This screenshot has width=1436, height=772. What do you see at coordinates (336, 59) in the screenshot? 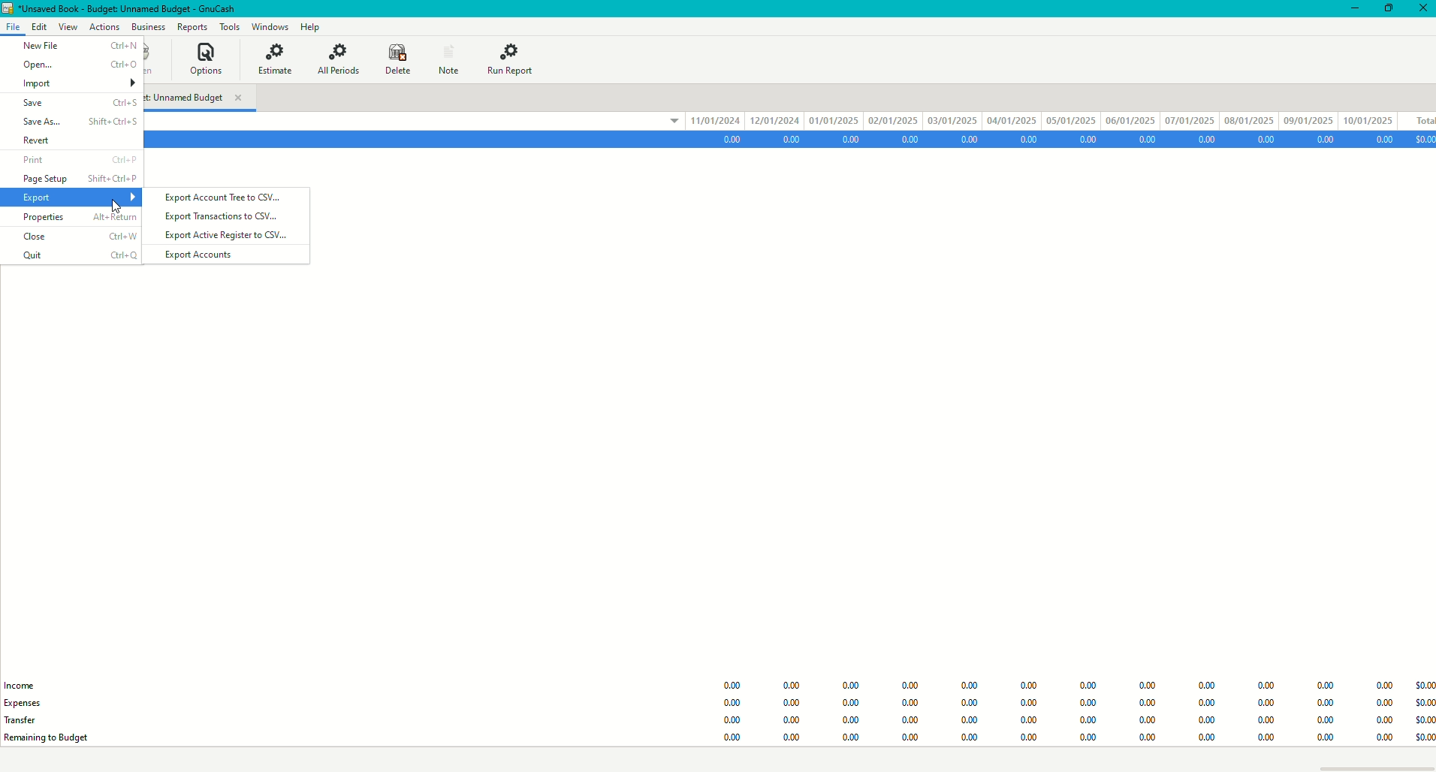
I see `All Periods` at bounding box center [336, 59].